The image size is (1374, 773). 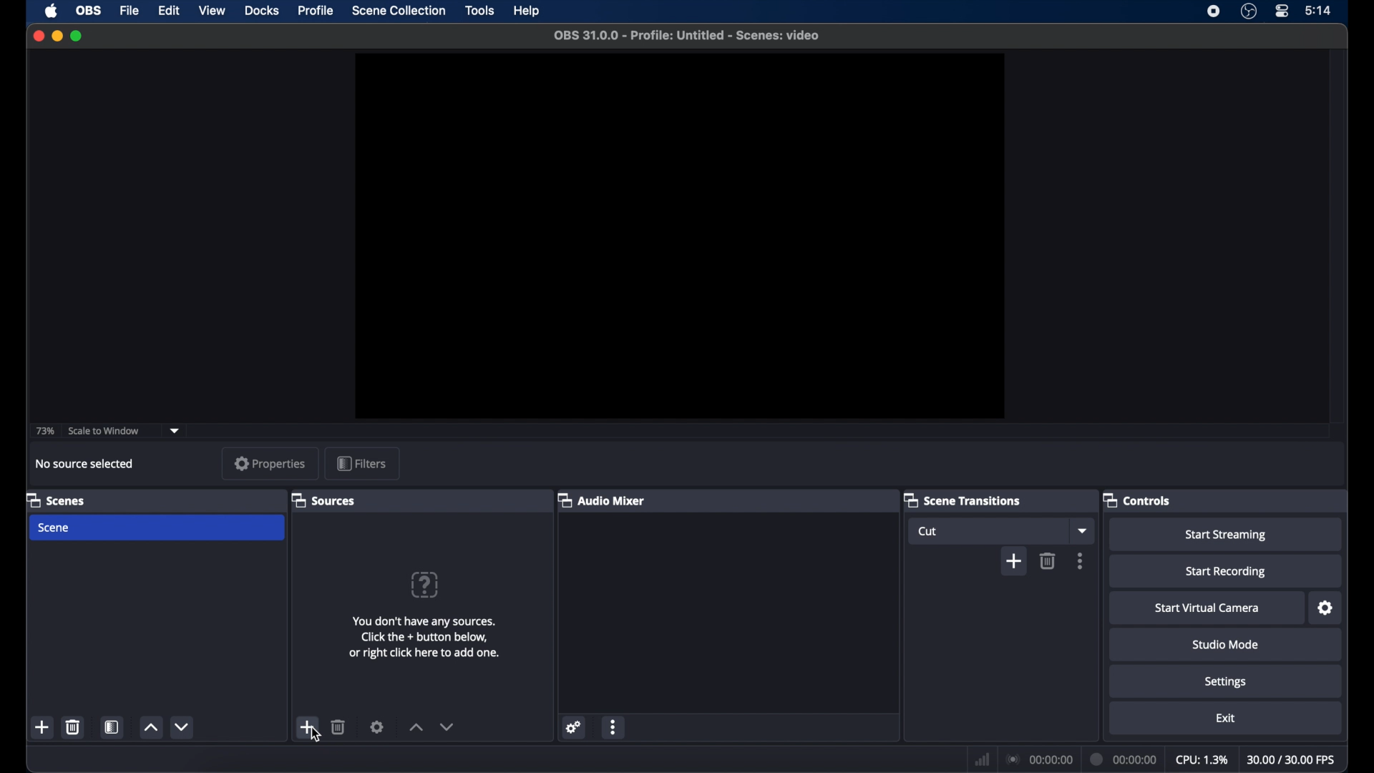 I want to click on scene, so click(x=55, y=528).